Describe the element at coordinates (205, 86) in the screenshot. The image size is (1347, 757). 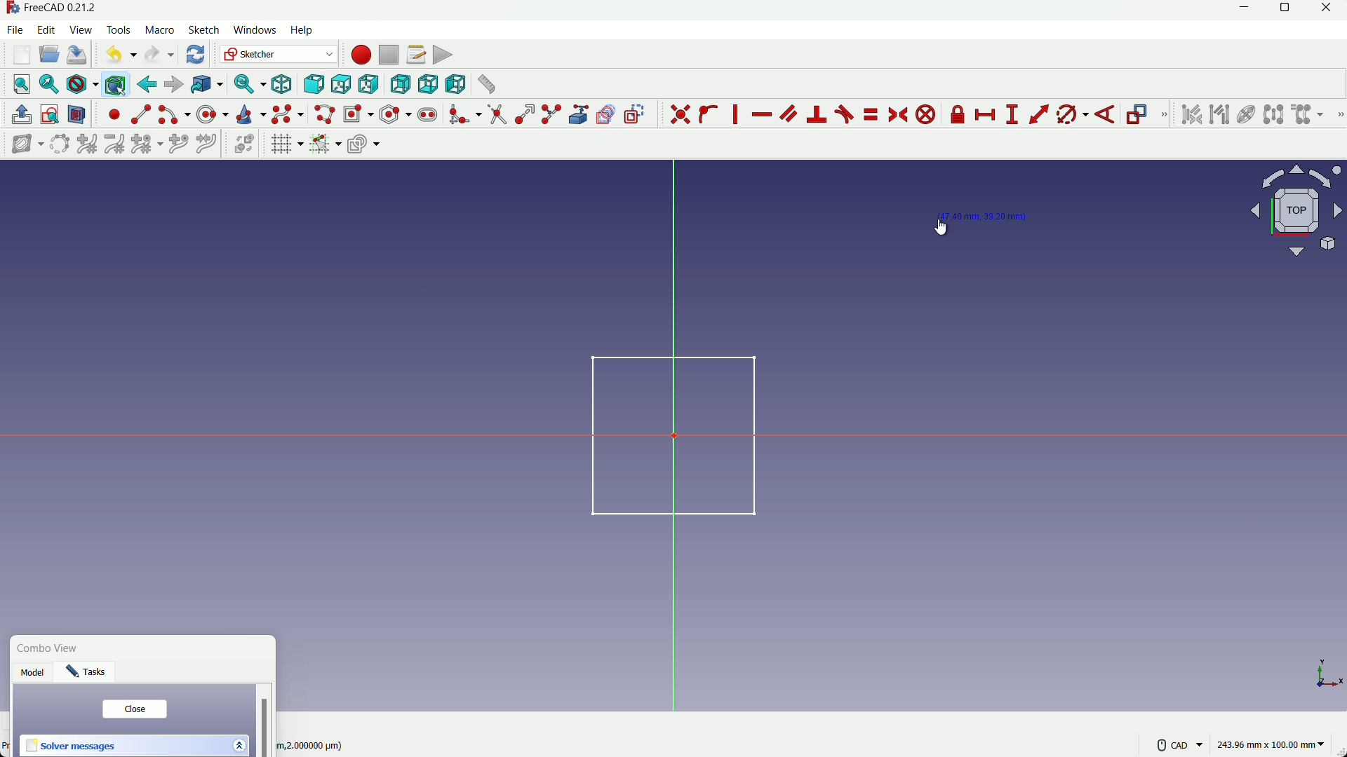
I see `link to the object` at that location.